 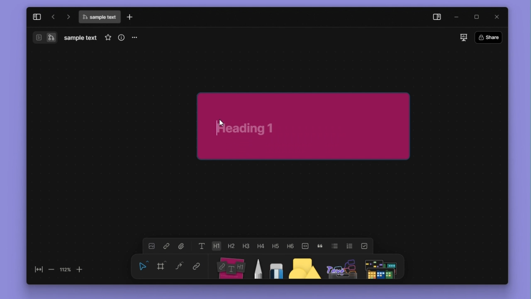 What do you see at coordinates (457, 17) in the screenshot?
I see `minimize` at bounding box center [457, 17].